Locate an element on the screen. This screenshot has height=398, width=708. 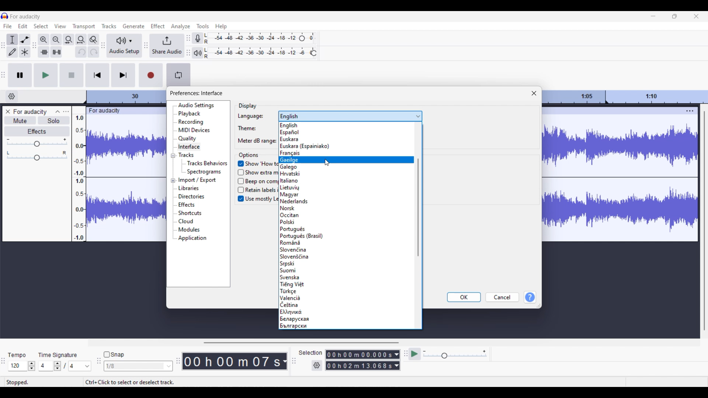
Gaeilae is located at coordinates (291, 159).